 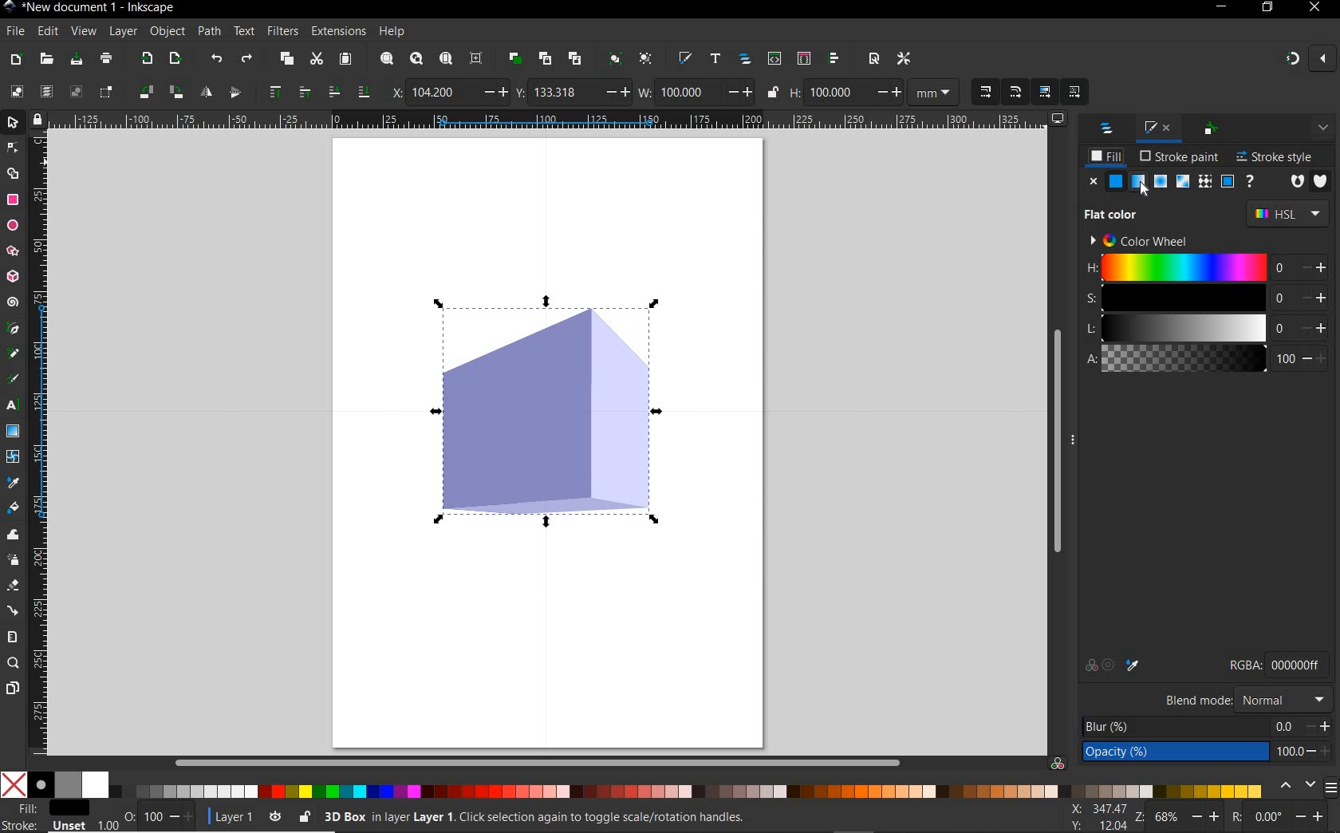 What do you see at coordinates (76, 92) in the screenshot?
I see `DESELECT` at bounding box center [76, 92].